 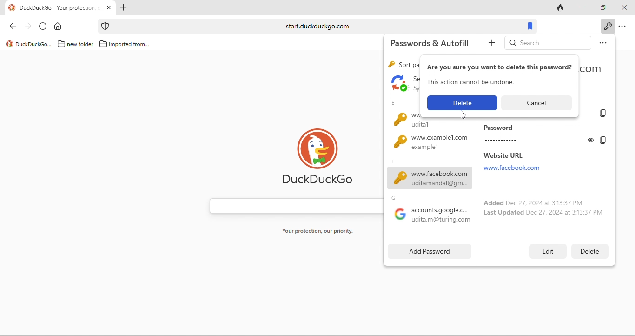 I want to click on E, so click(x=393, y=103).